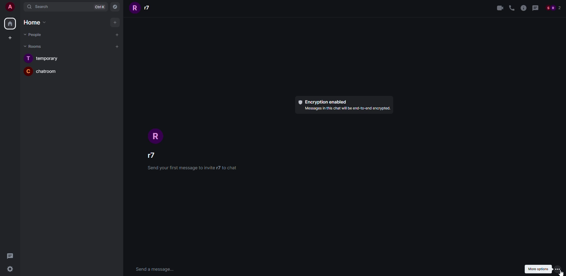  What do you see at coordinates (155, 270) in the screenshot?
I see `Send a message` at bounding box center [155, 270].